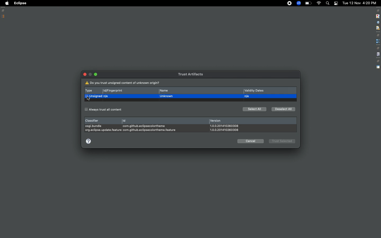 Image resolution: width=381 pixels, height=238 pixels. Describe the element at coordinates (248, 96) in the screenshot. I see `n/a` at that location.